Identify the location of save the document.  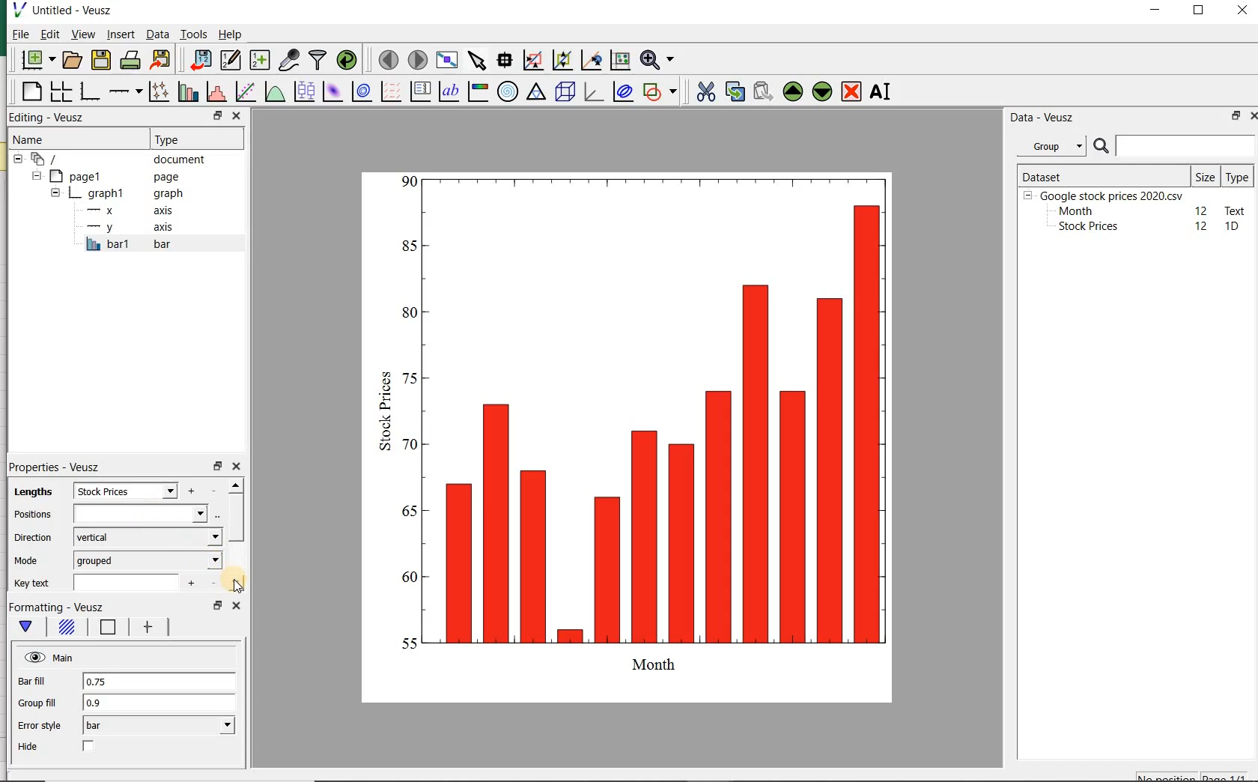
(101, 60).